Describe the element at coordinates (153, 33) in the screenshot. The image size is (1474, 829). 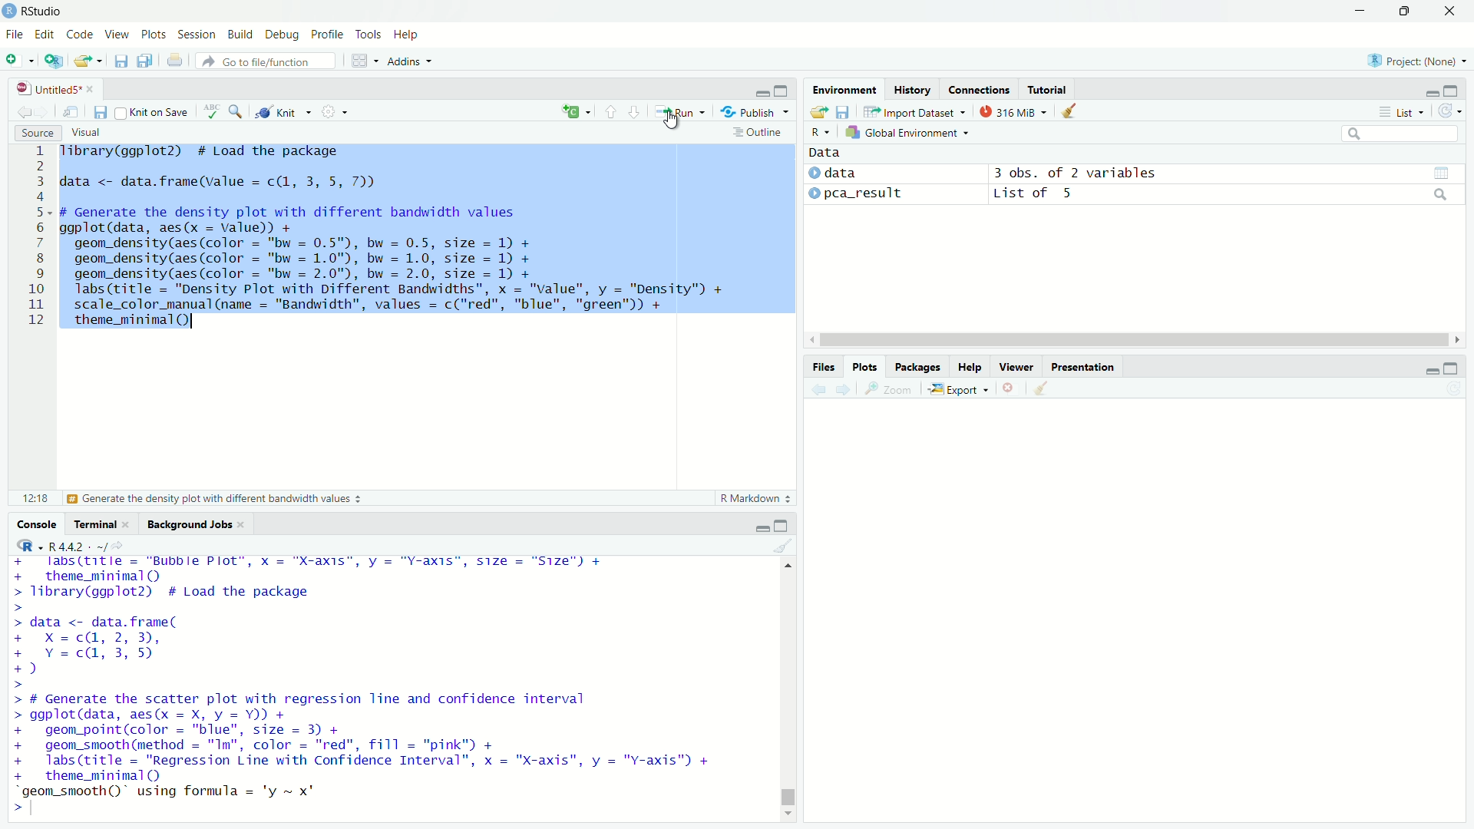
I see `Plots` at that location.